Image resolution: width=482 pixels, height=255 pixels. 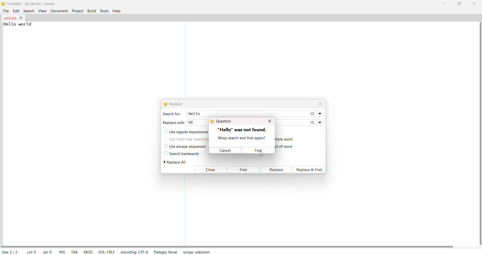 I want to click on vertical scroll bar, so click(x=478, y=134).